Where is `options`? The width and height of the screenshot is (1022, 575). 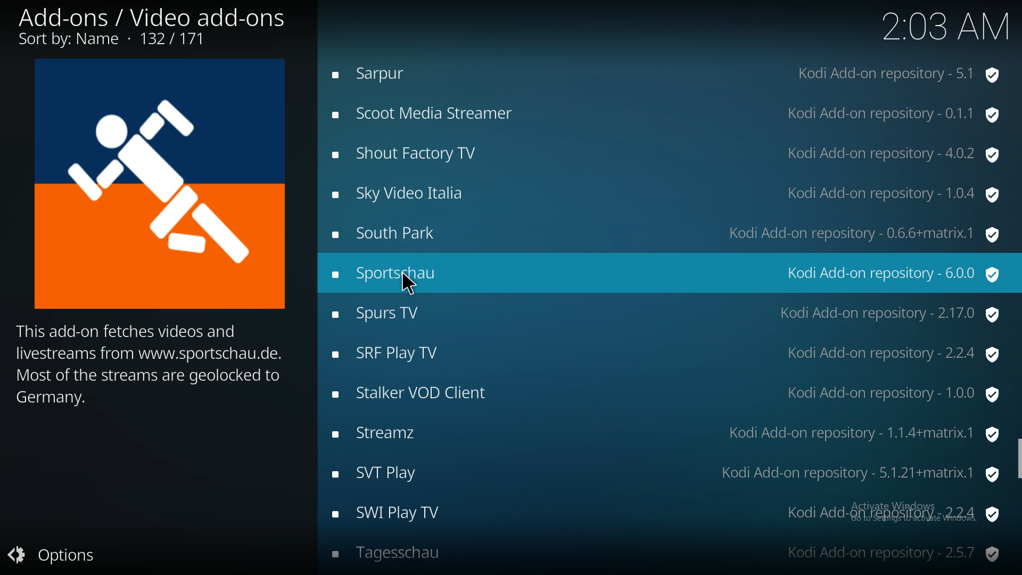
options is located at coordinates (62, 554).